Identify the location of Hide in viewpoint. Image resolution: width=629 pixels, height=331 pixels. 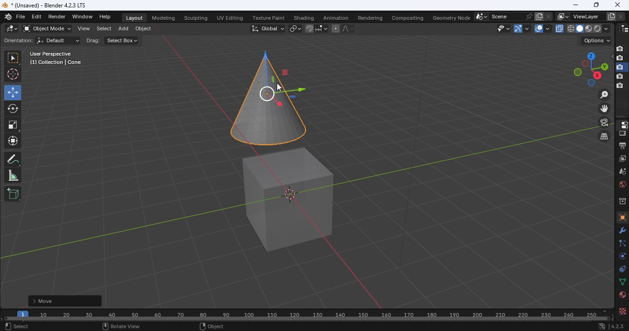
(610, 57).